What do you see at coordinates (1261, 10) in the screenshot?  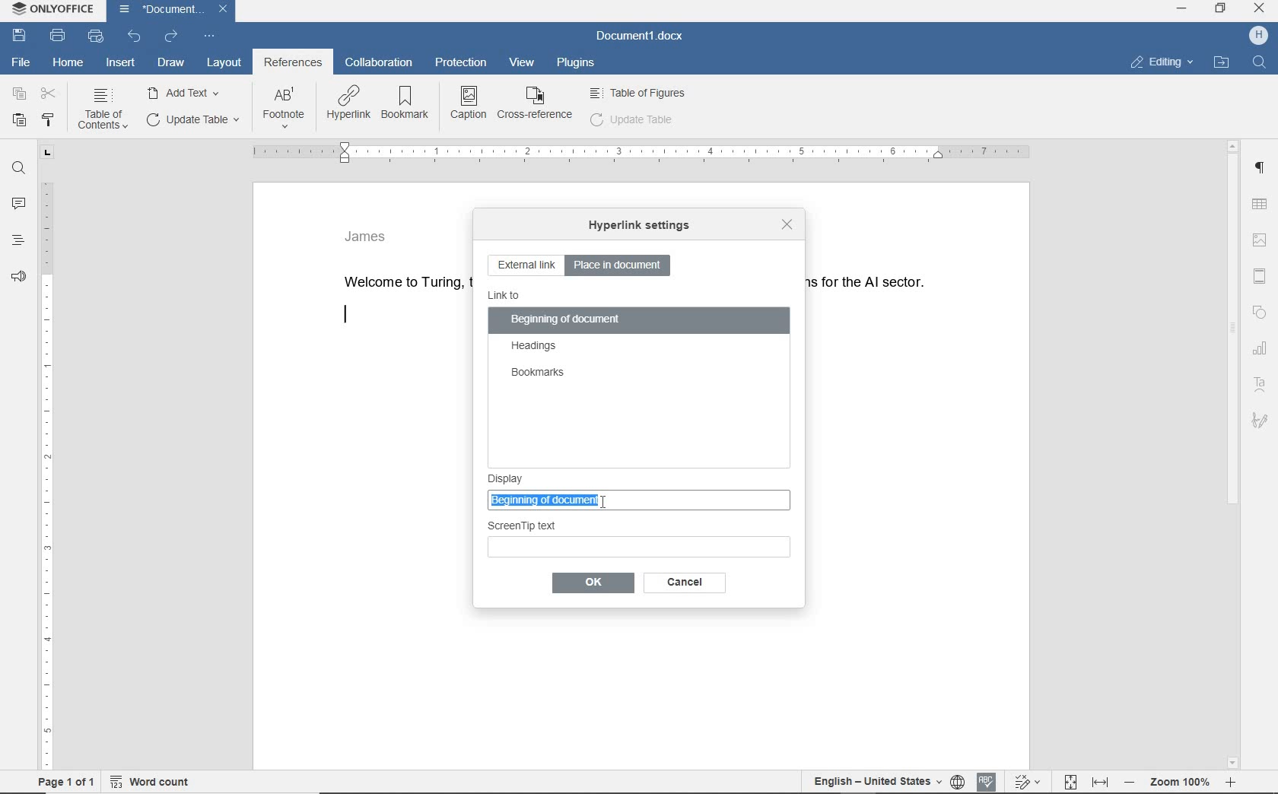 I see `Close` at bounding box center [1261, 10].